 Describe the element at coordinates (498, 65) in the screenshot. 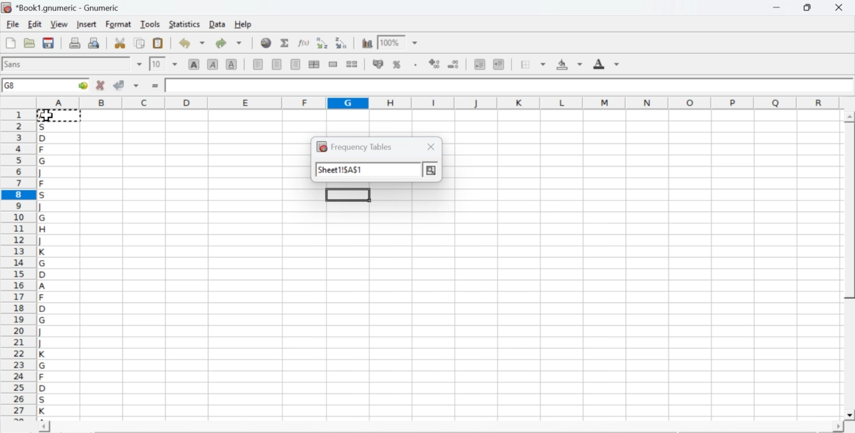

I see `increase indent` at that location.